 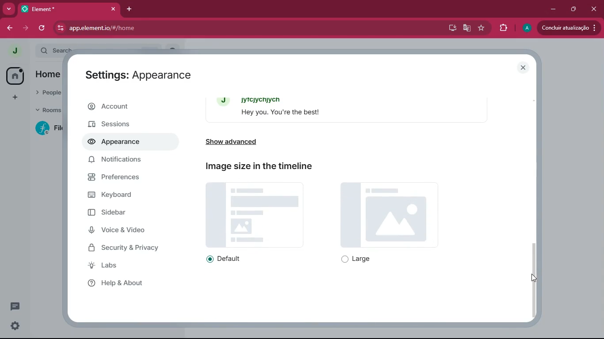 What do you see at coordinates (467, 29) in the screenshot?
I see `google translate` at bounding box center [467, 29].